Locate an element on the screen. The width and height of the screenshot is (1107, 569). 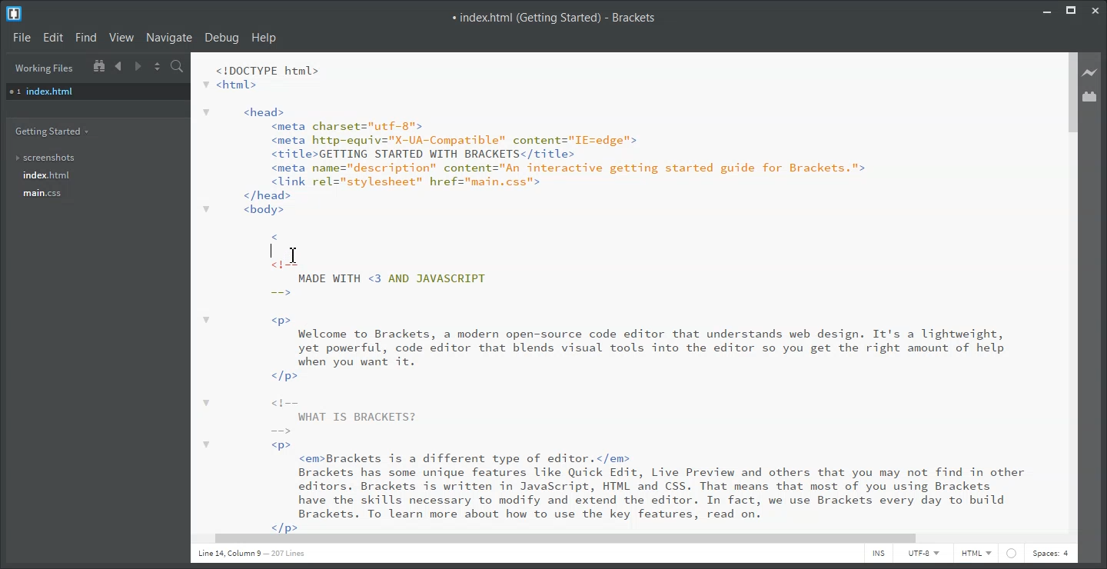
Show in the File Tree is located at coordinates (99, 66).